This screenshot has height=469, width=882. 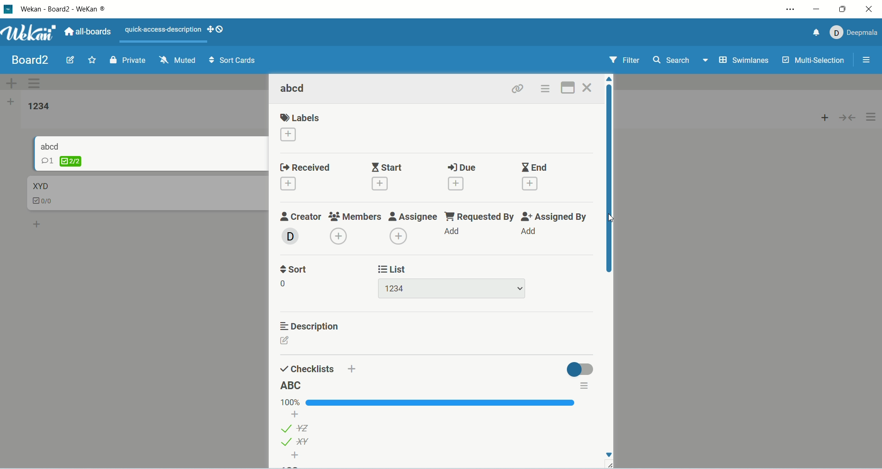 What do you see at coordinates (387, 167) in the screenshot?
I see `start` at bounding box center [387, 167].